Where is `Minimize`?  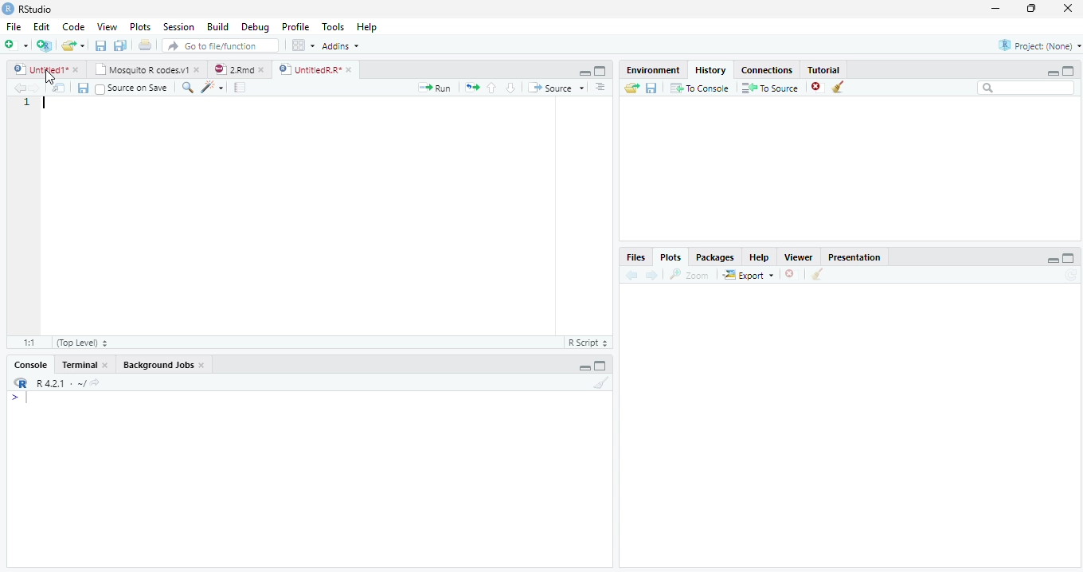
Minimize is located at coordinates (1052, 73).